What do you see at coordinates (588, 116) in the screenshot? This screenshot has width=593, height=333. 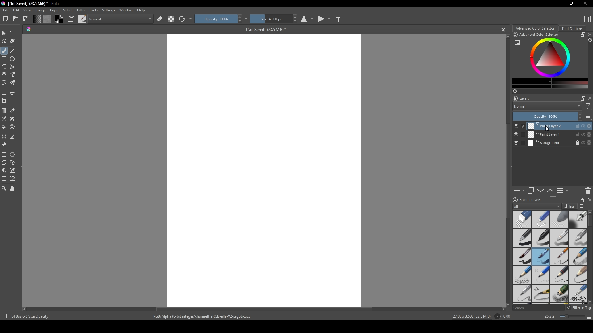 I see `list` at bounding box center [588, 116].